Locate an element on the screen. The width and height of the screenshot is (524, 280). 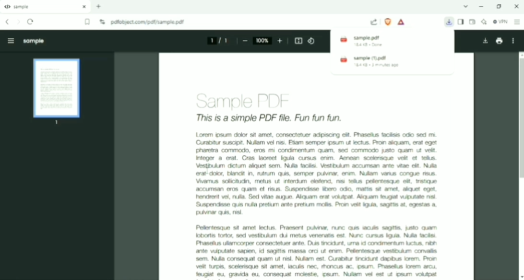
Close is located at coordinates (515, 6).